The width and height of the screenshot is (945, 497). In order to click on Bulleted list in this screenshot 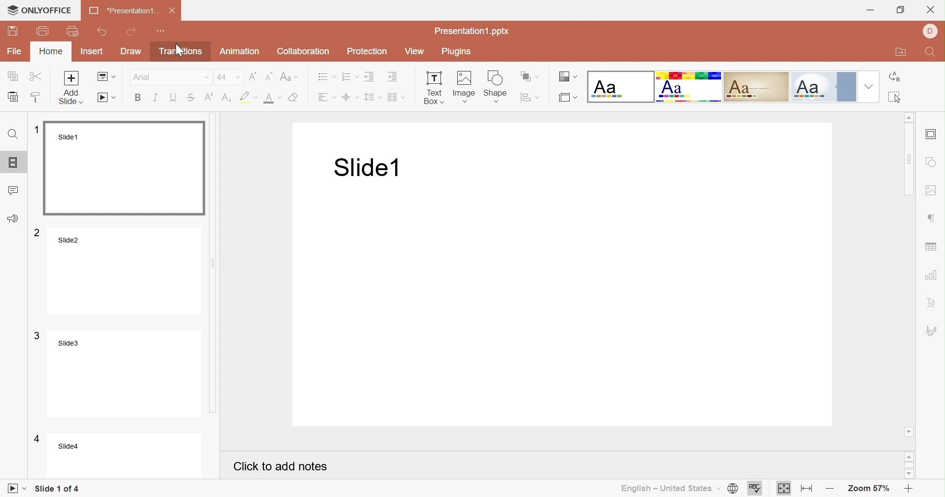, I will do `click(325, 79)`.